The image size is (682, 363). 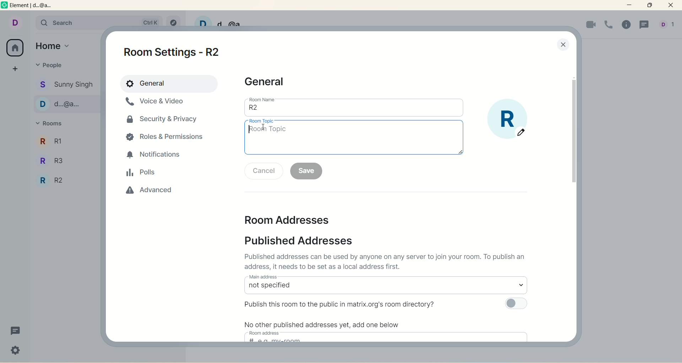 What do you see at coordinates (5, 6) in the screenshot?
I see `logo` at bounding box center [5, 6].